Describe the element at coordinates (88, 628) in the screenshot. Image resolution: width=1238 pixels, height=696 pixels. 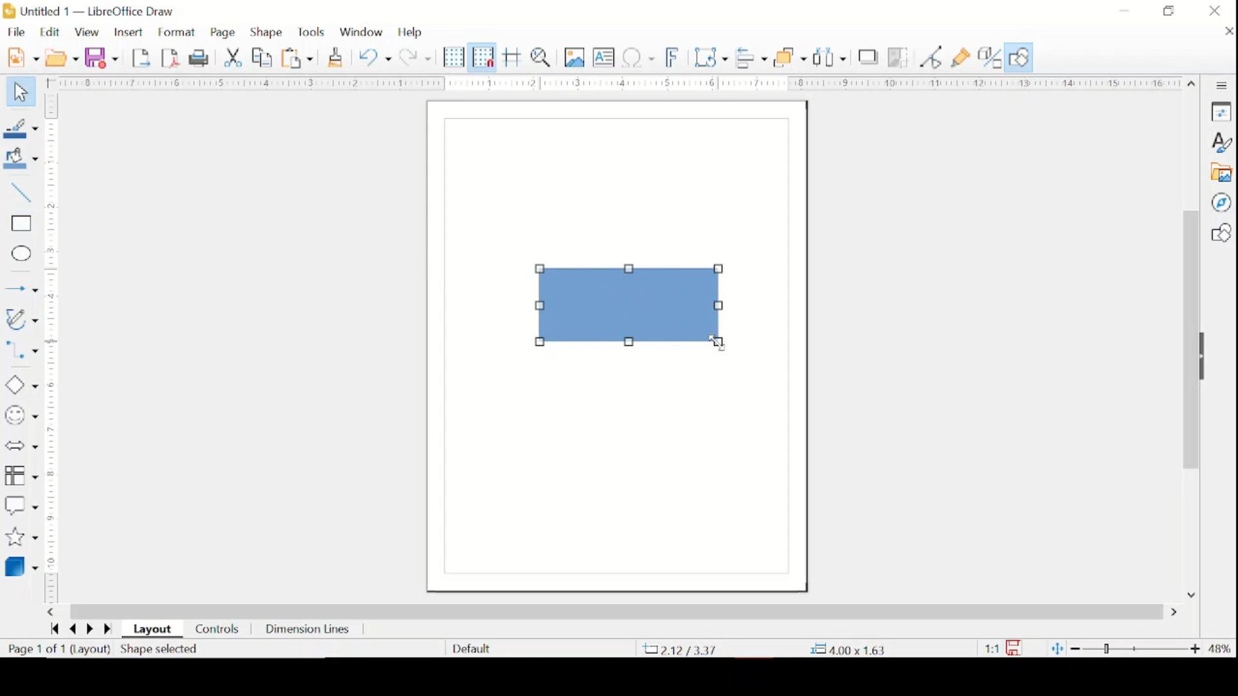
I see `next` at that location.